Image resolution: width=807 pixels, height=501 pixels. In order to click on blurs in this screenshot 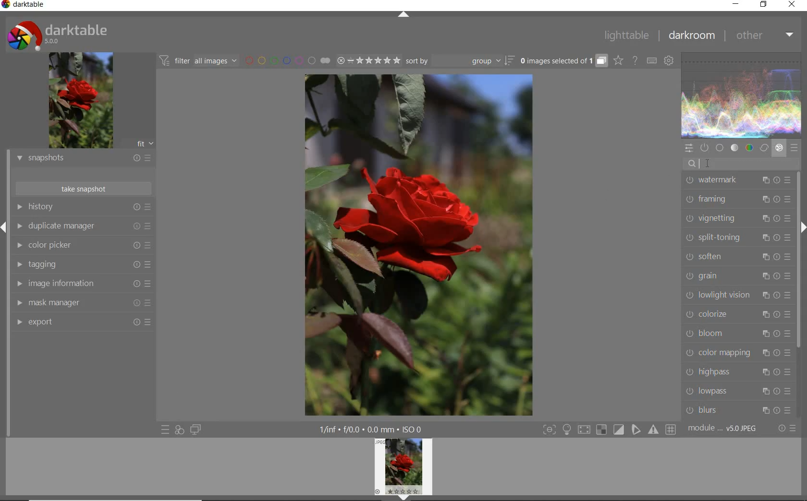, I will do `click(739, 409)`.